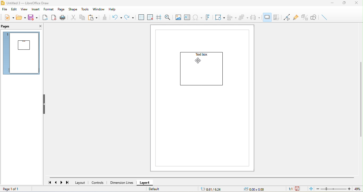  What do you see at coordinates (288, 189) in the screenshot?
I see `1:1` at bounding box center [288, 189].